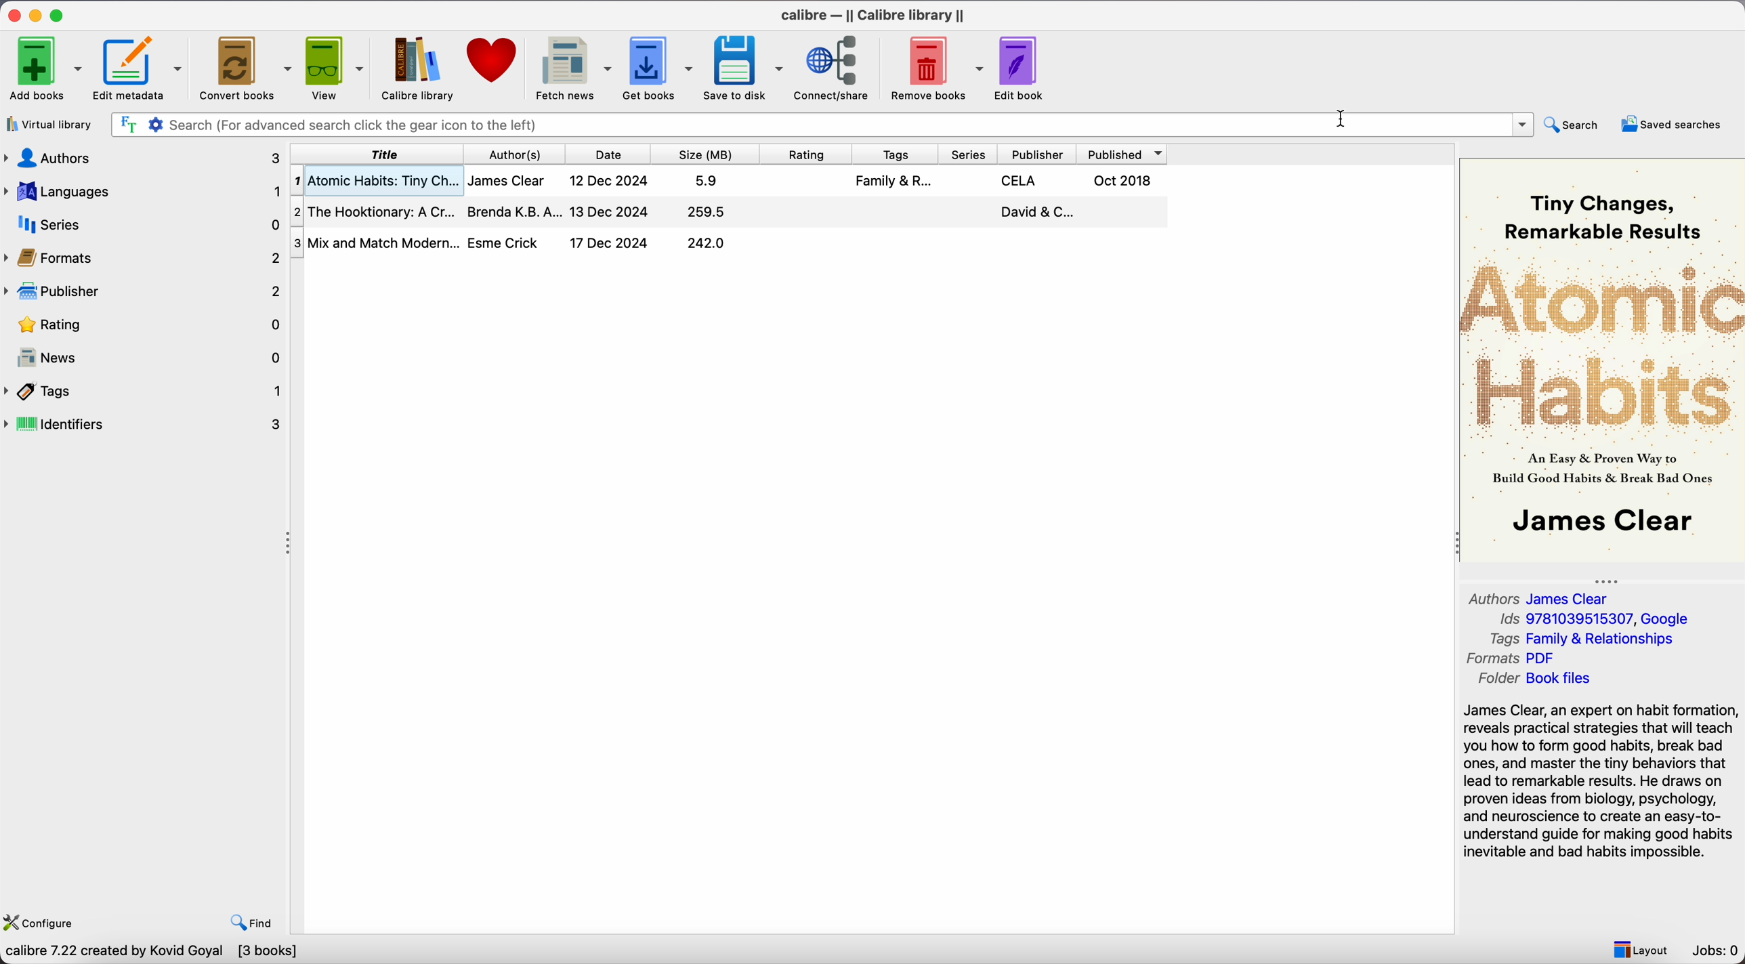 The height and width of the screenshot is (964, 1745). I want to click on Ids 9781039515307, Google, so click(1595, 620).